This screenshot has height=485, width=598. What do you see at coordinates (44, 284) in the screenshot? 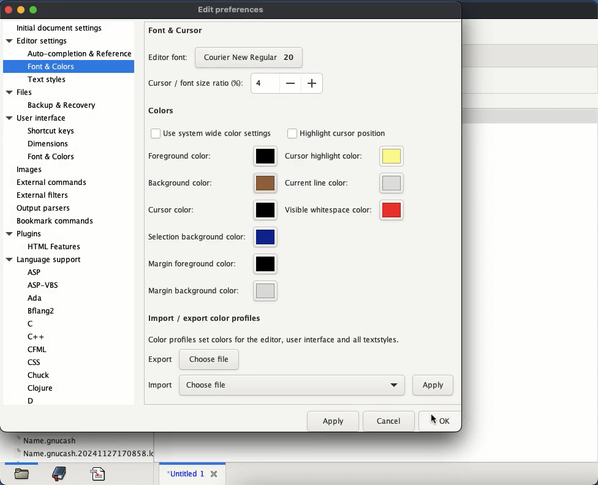
I see `ASP-VBS` at bounding box center [44, 284].